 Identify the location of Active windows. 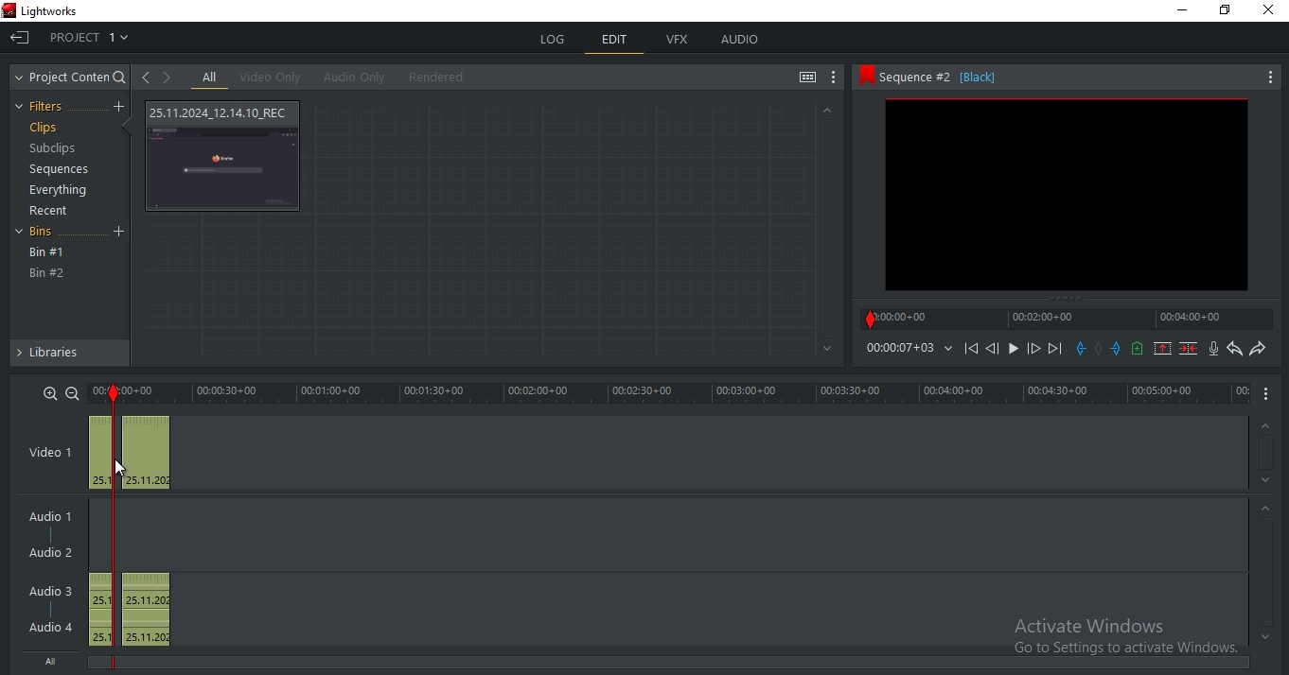
(1118, 632).